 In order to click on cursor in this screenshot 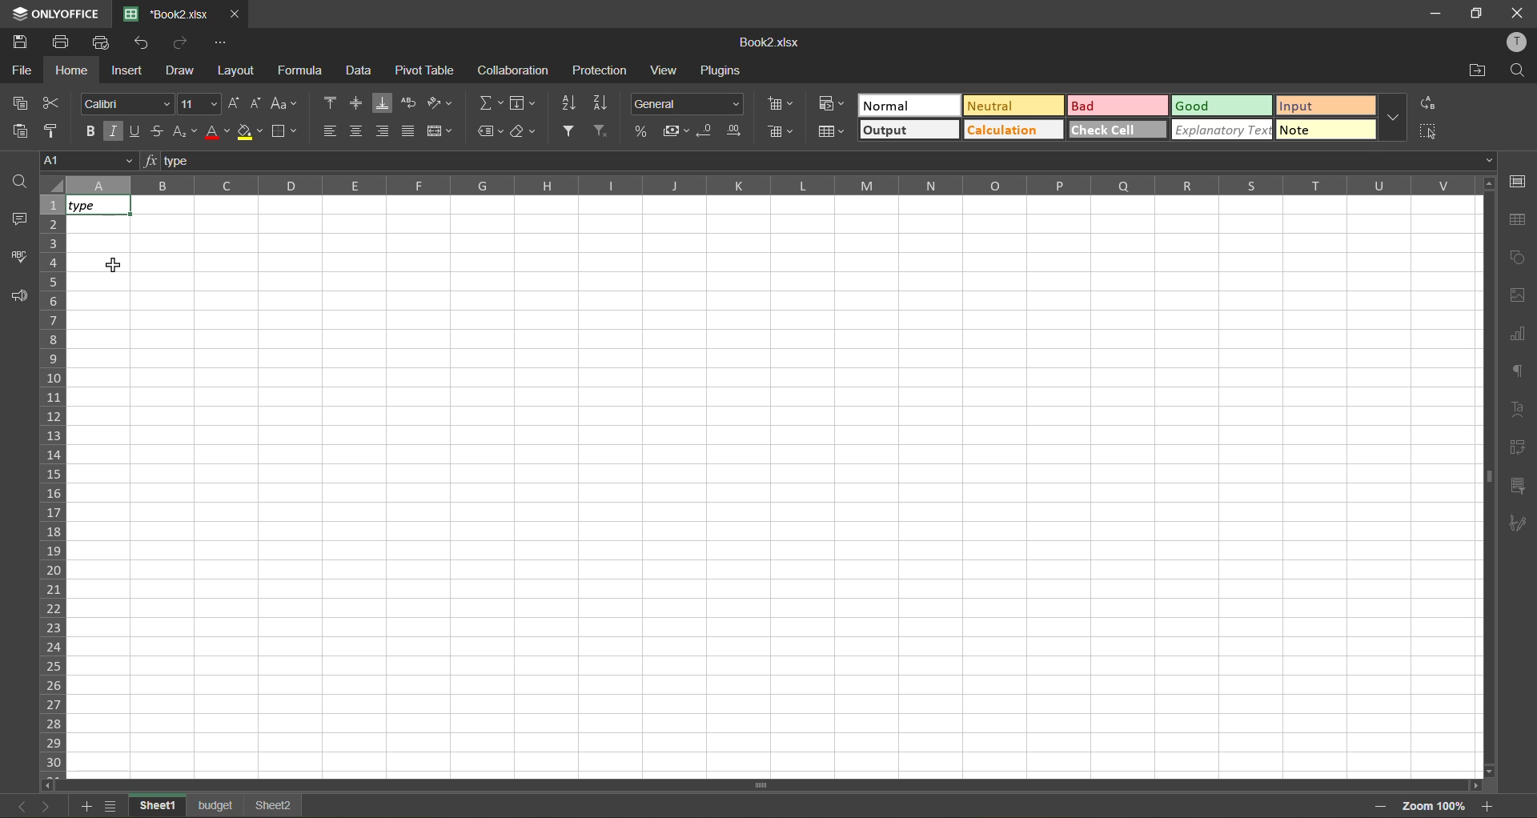, I will do `click(110, 266)`.